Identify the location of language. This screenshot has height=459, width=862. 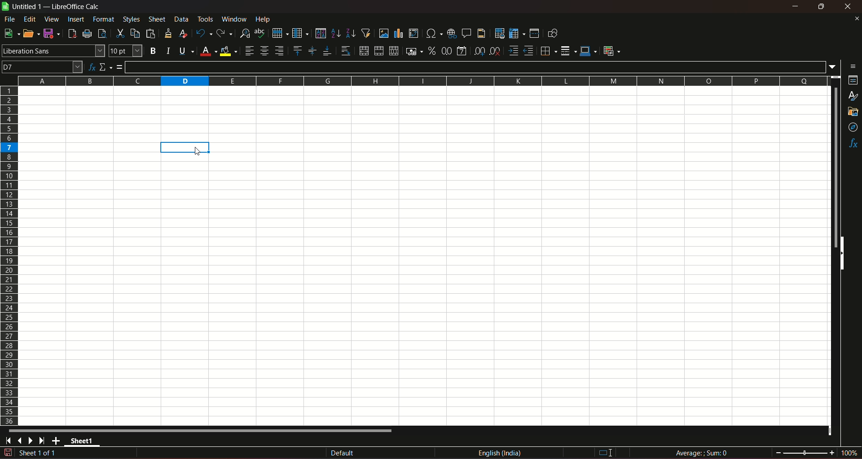
(501, 453).